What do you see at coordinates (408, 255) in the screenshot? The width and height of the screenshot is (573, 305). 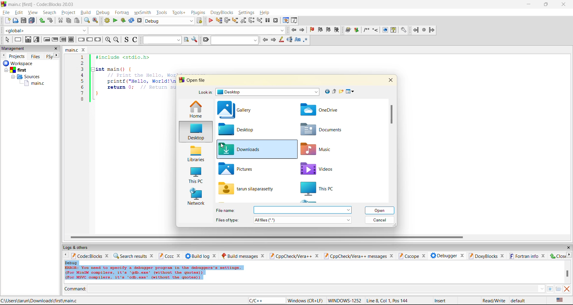 I see `cscope` at bounding box center [408, 255].